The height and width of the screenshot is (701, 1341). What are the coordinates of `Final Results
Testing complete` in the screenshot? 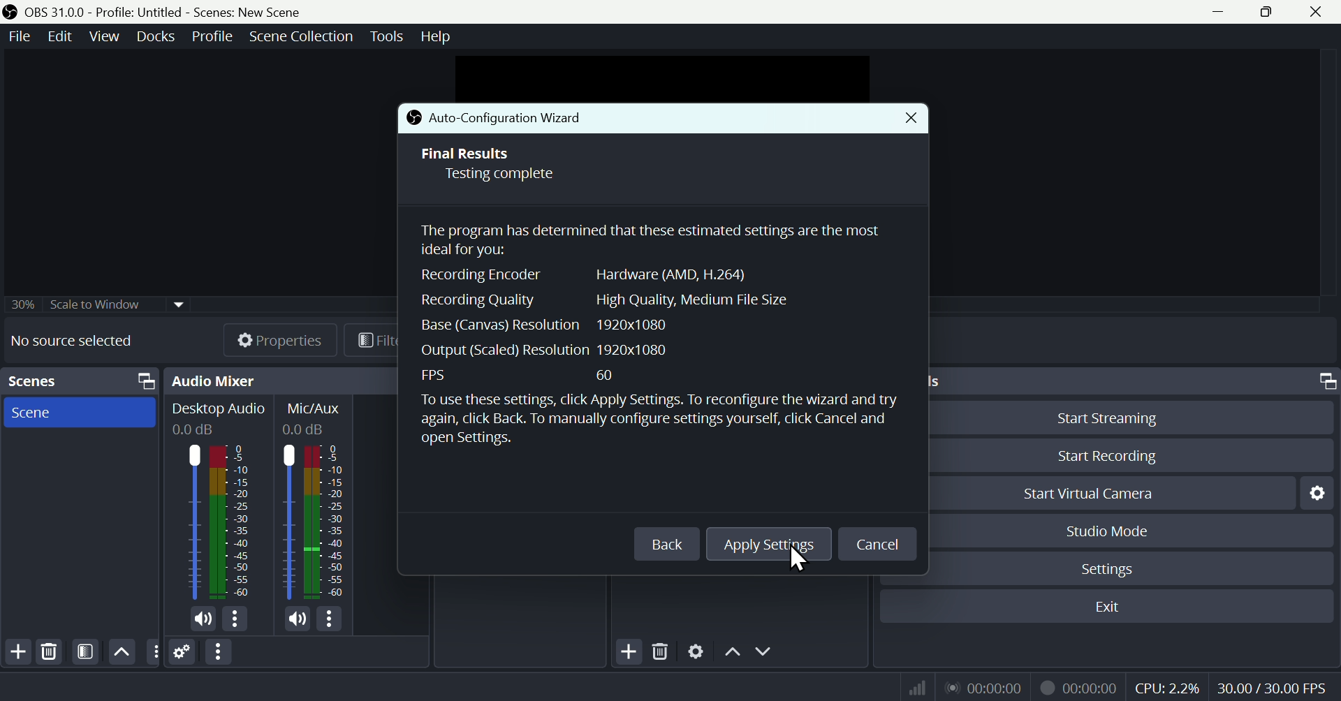 It's located at (498, 165).